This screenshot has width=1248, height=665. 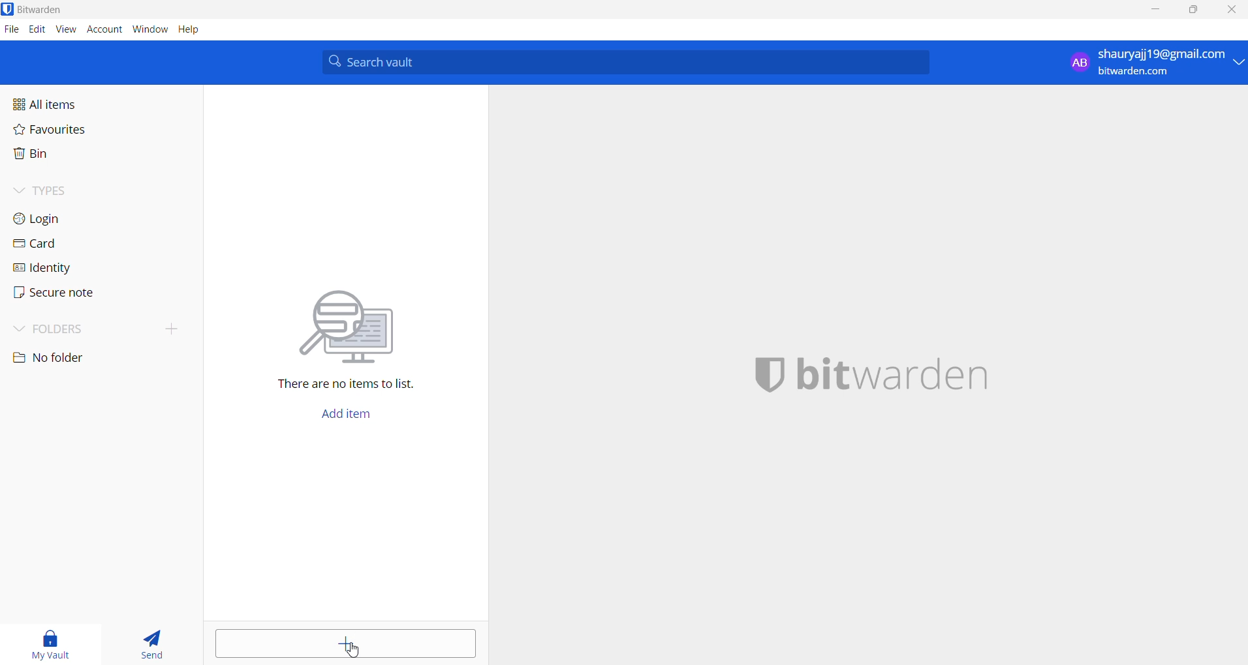 What do you see at coordinates (73, 268) in the screenshot?
I see `identity` at bounding box center [73, 268].